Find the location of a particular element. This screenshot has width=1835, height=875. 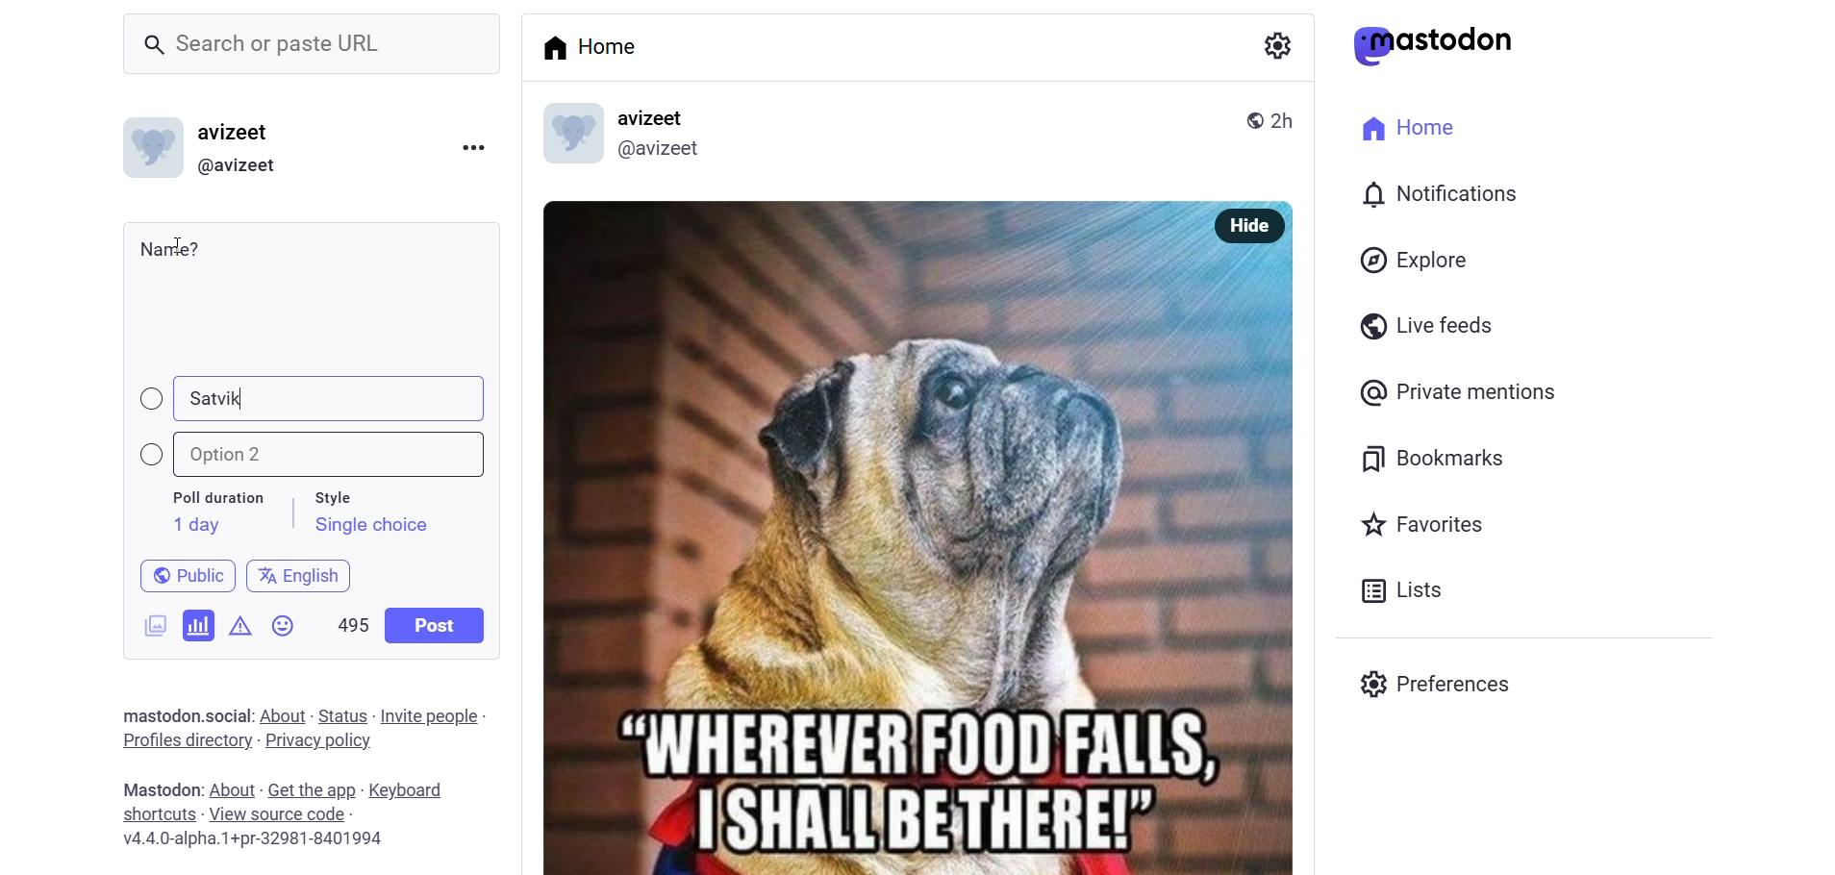

hide is located at coordinates (1244, 226).